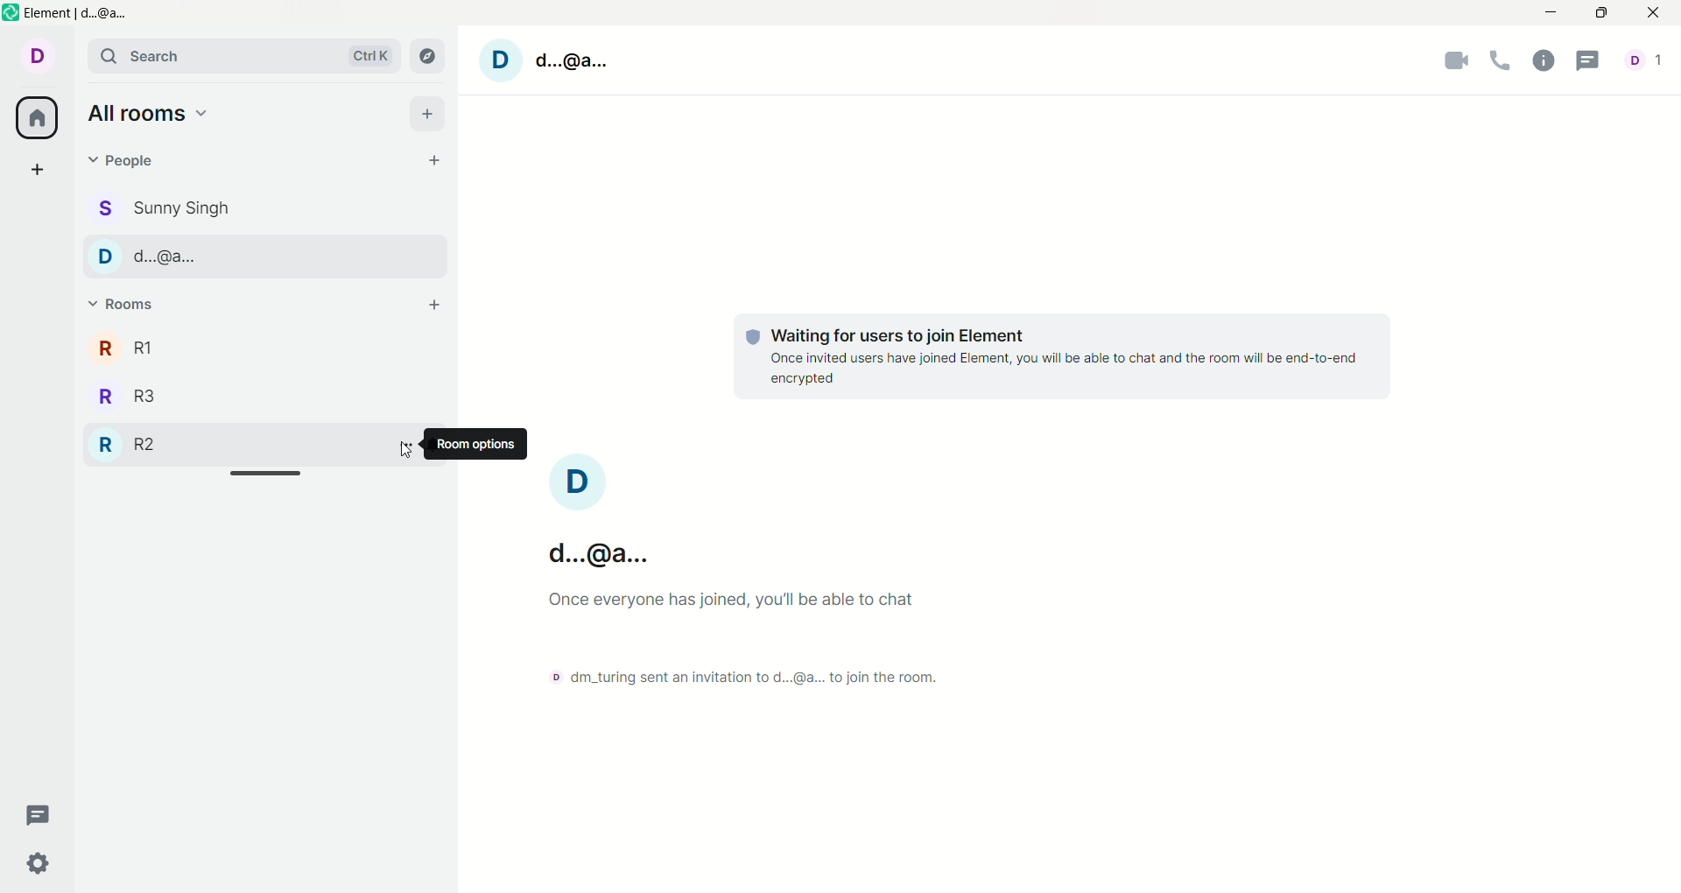 The image size is (1681, 893). I want to click on rooms, so click(122, 305).